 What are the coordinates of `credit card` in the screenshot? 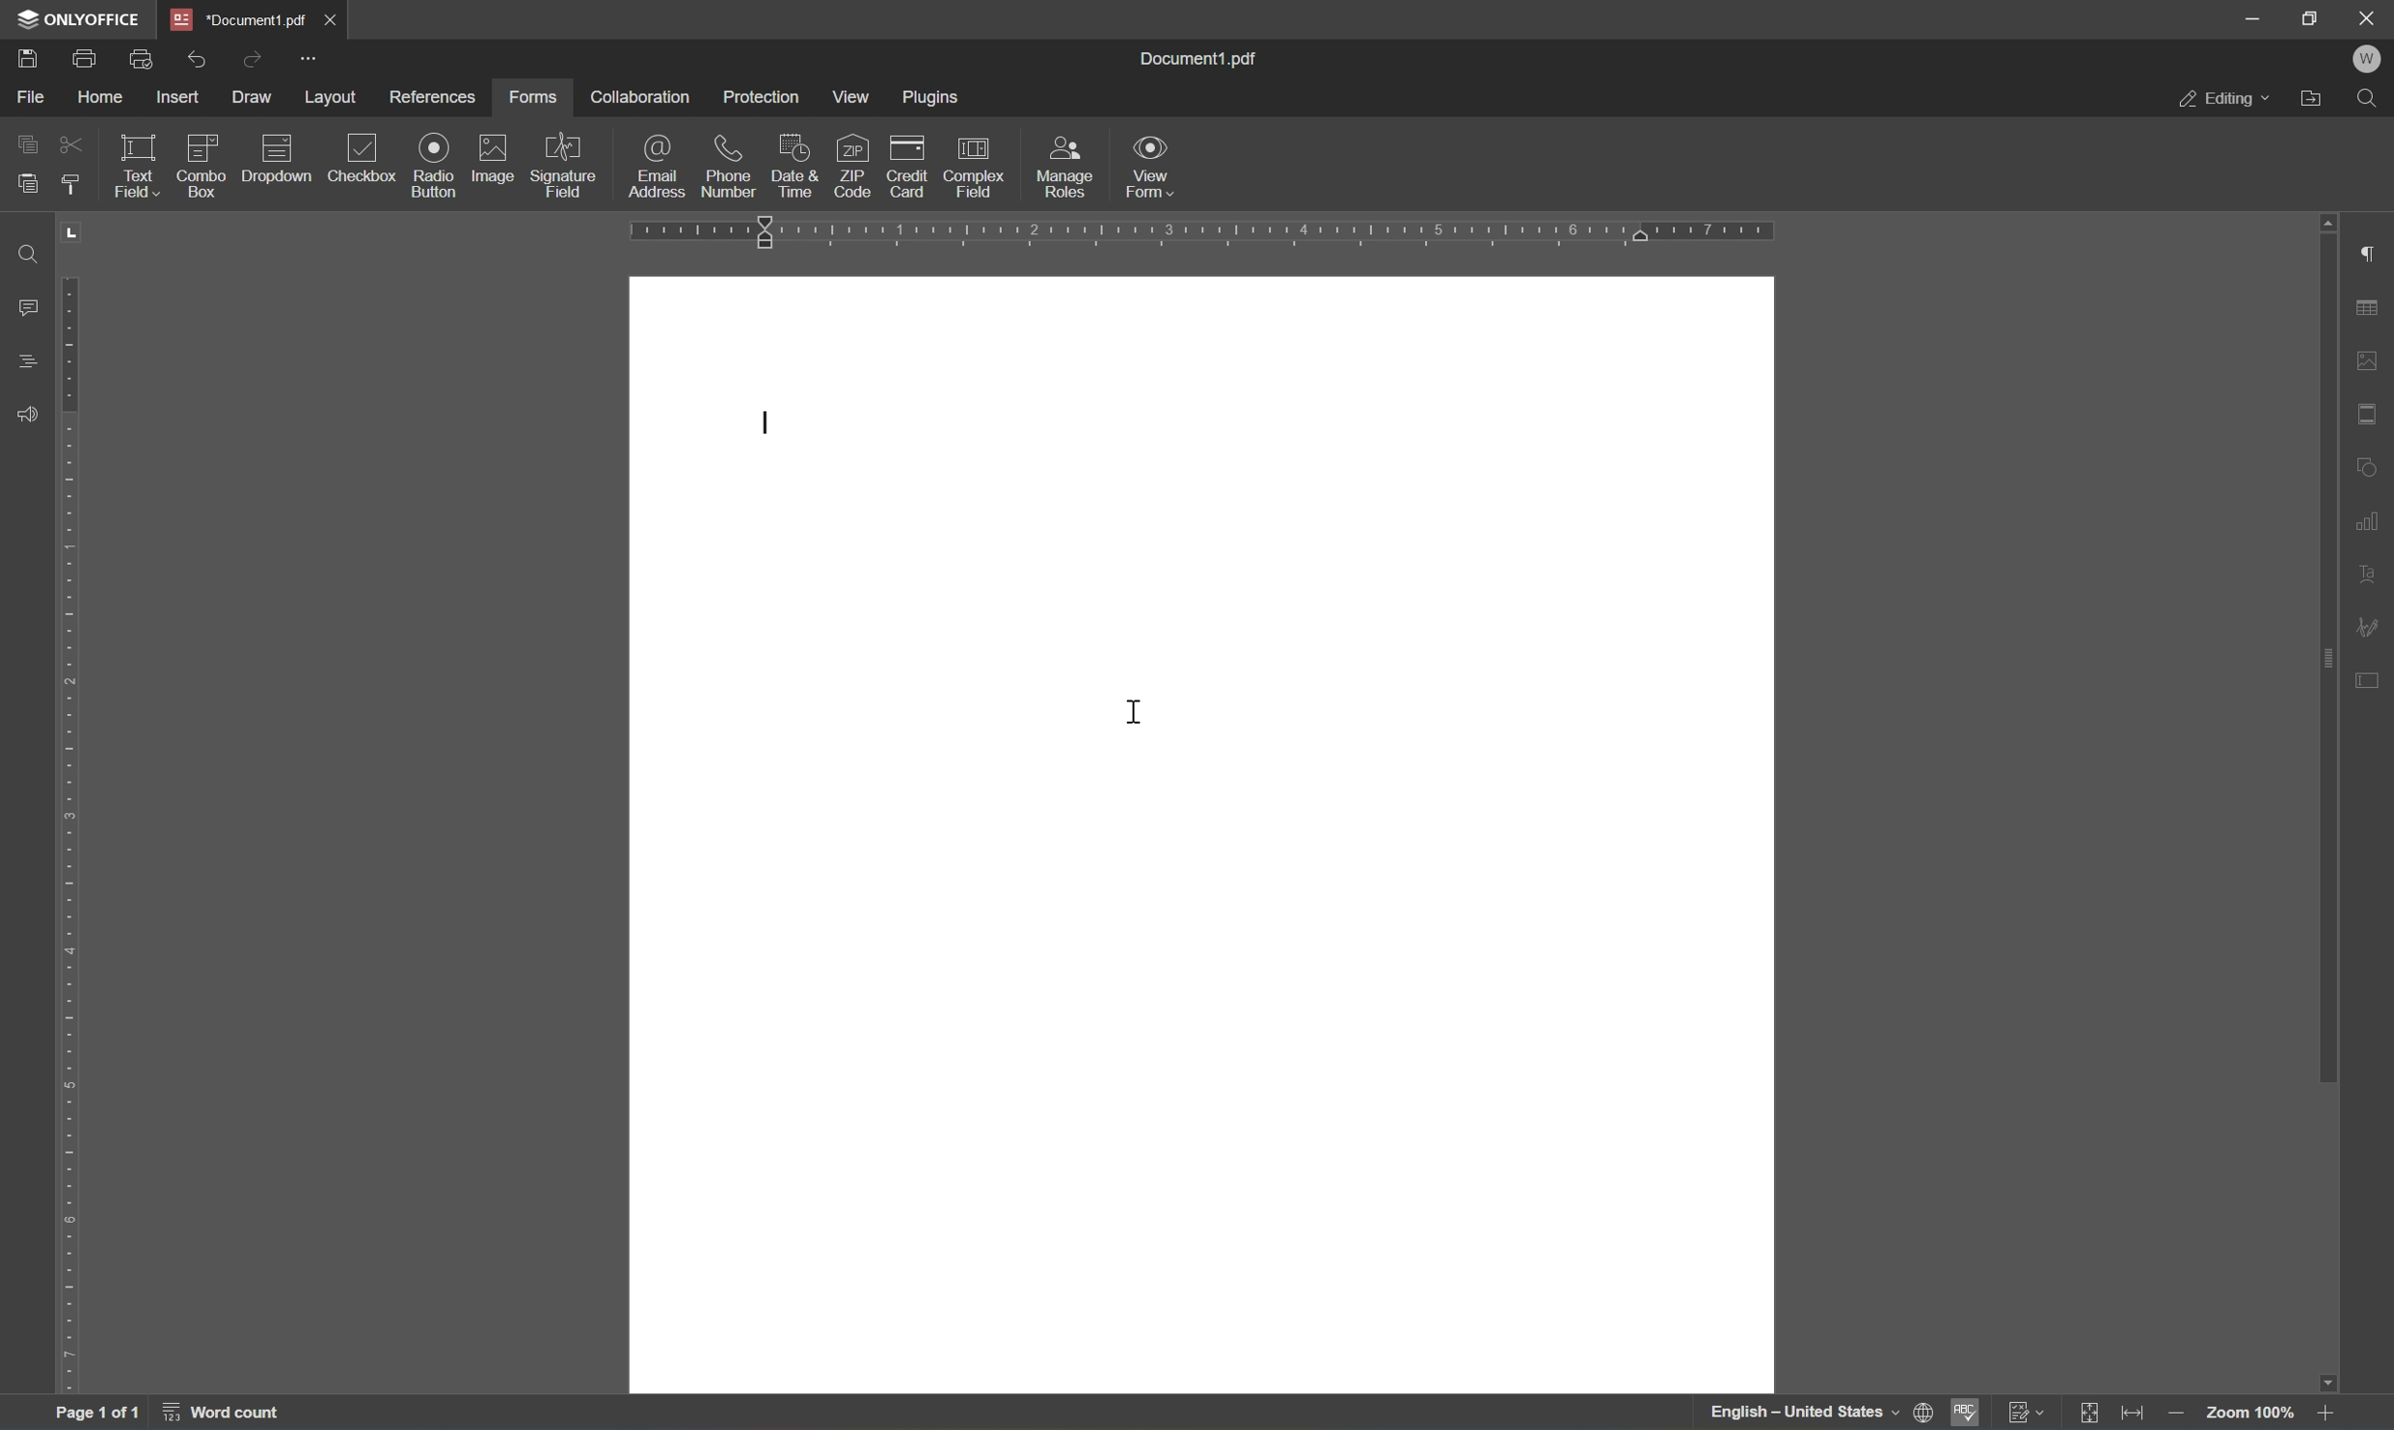 It's located at (907, 166).